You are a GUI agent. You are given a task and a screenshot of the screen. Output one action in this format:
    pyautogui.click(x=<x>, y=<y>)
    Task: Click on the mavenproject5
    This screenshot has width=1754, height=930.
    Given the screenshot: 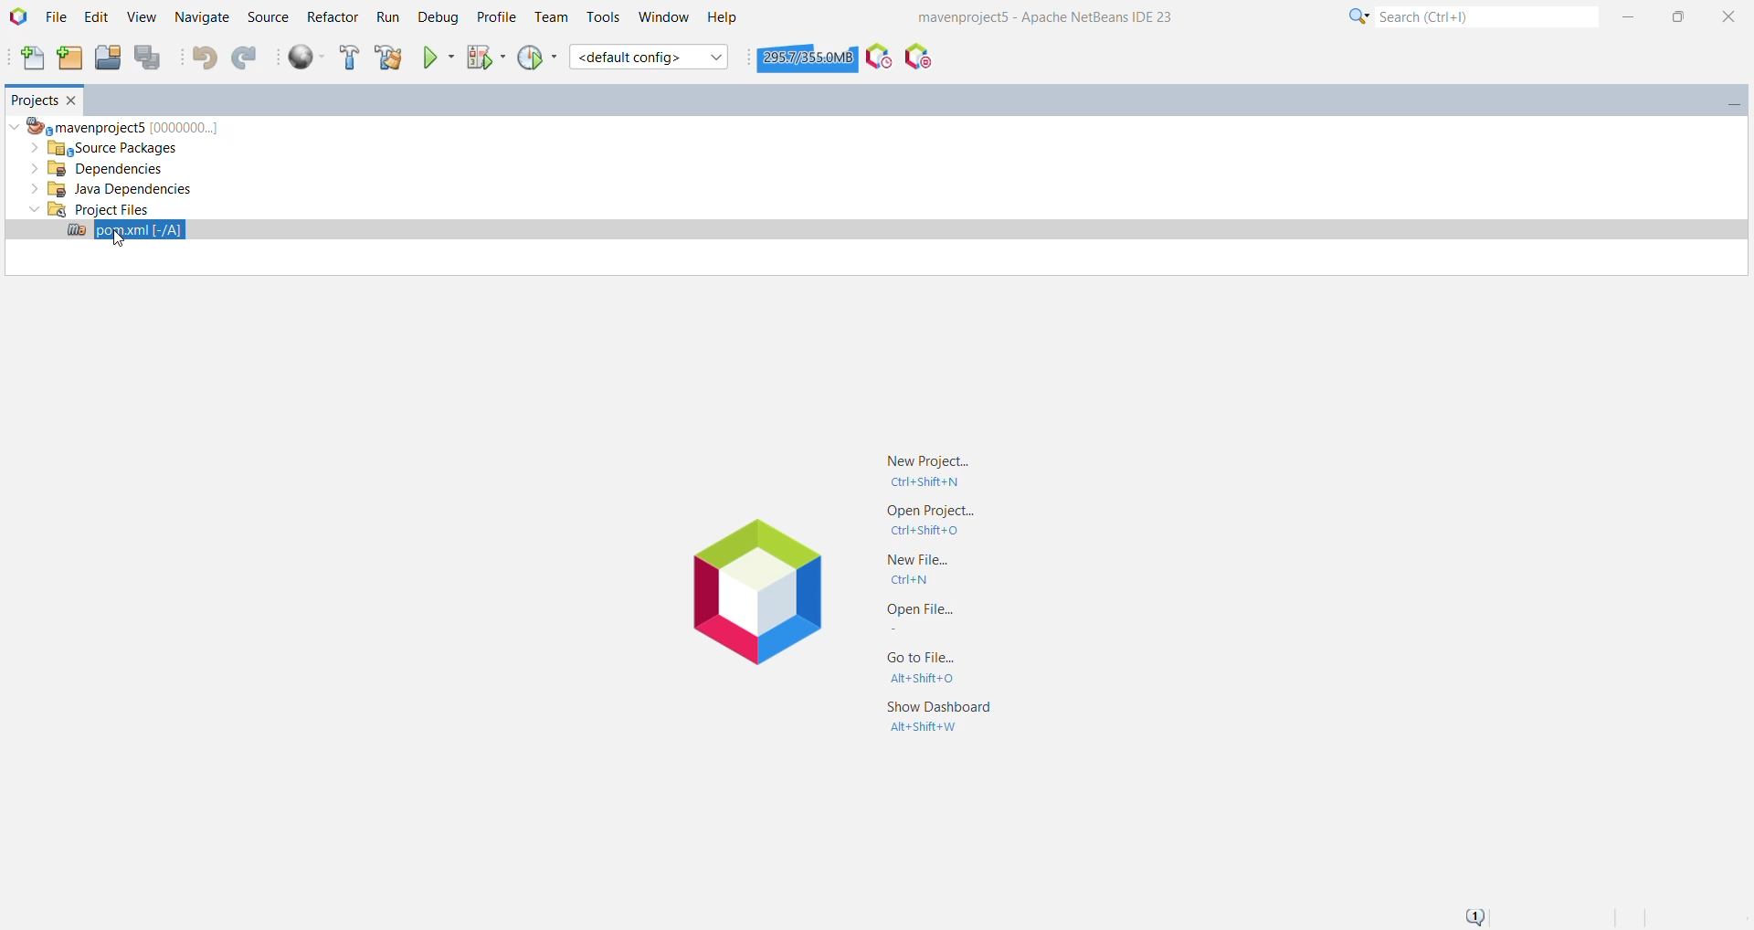 What is the action you would take?
    pyautogui.click(x=121, y=125)
    